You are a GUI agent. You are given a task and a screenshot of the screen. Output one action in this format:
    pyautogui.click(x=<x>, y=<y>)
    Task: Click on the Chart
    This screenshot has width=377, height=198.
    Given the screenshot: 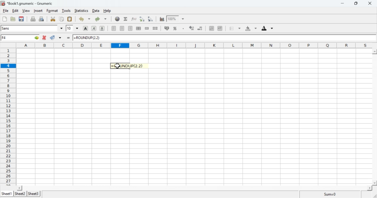 What is the action you would take?
    pyautogui.click(x=161, y=19)
    